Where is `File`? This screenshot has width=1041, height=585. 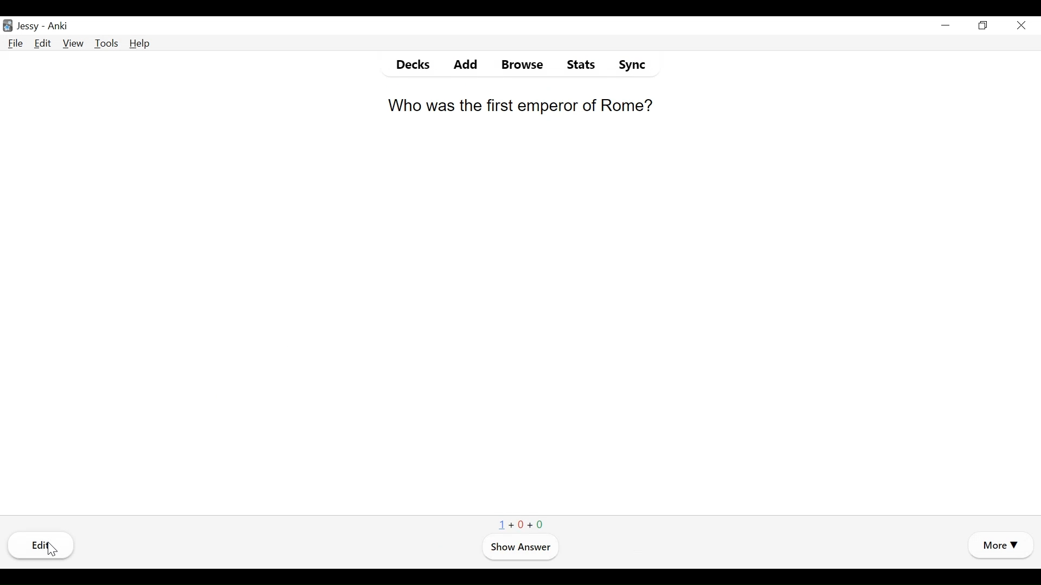
File is located at coordinates (15, 43).